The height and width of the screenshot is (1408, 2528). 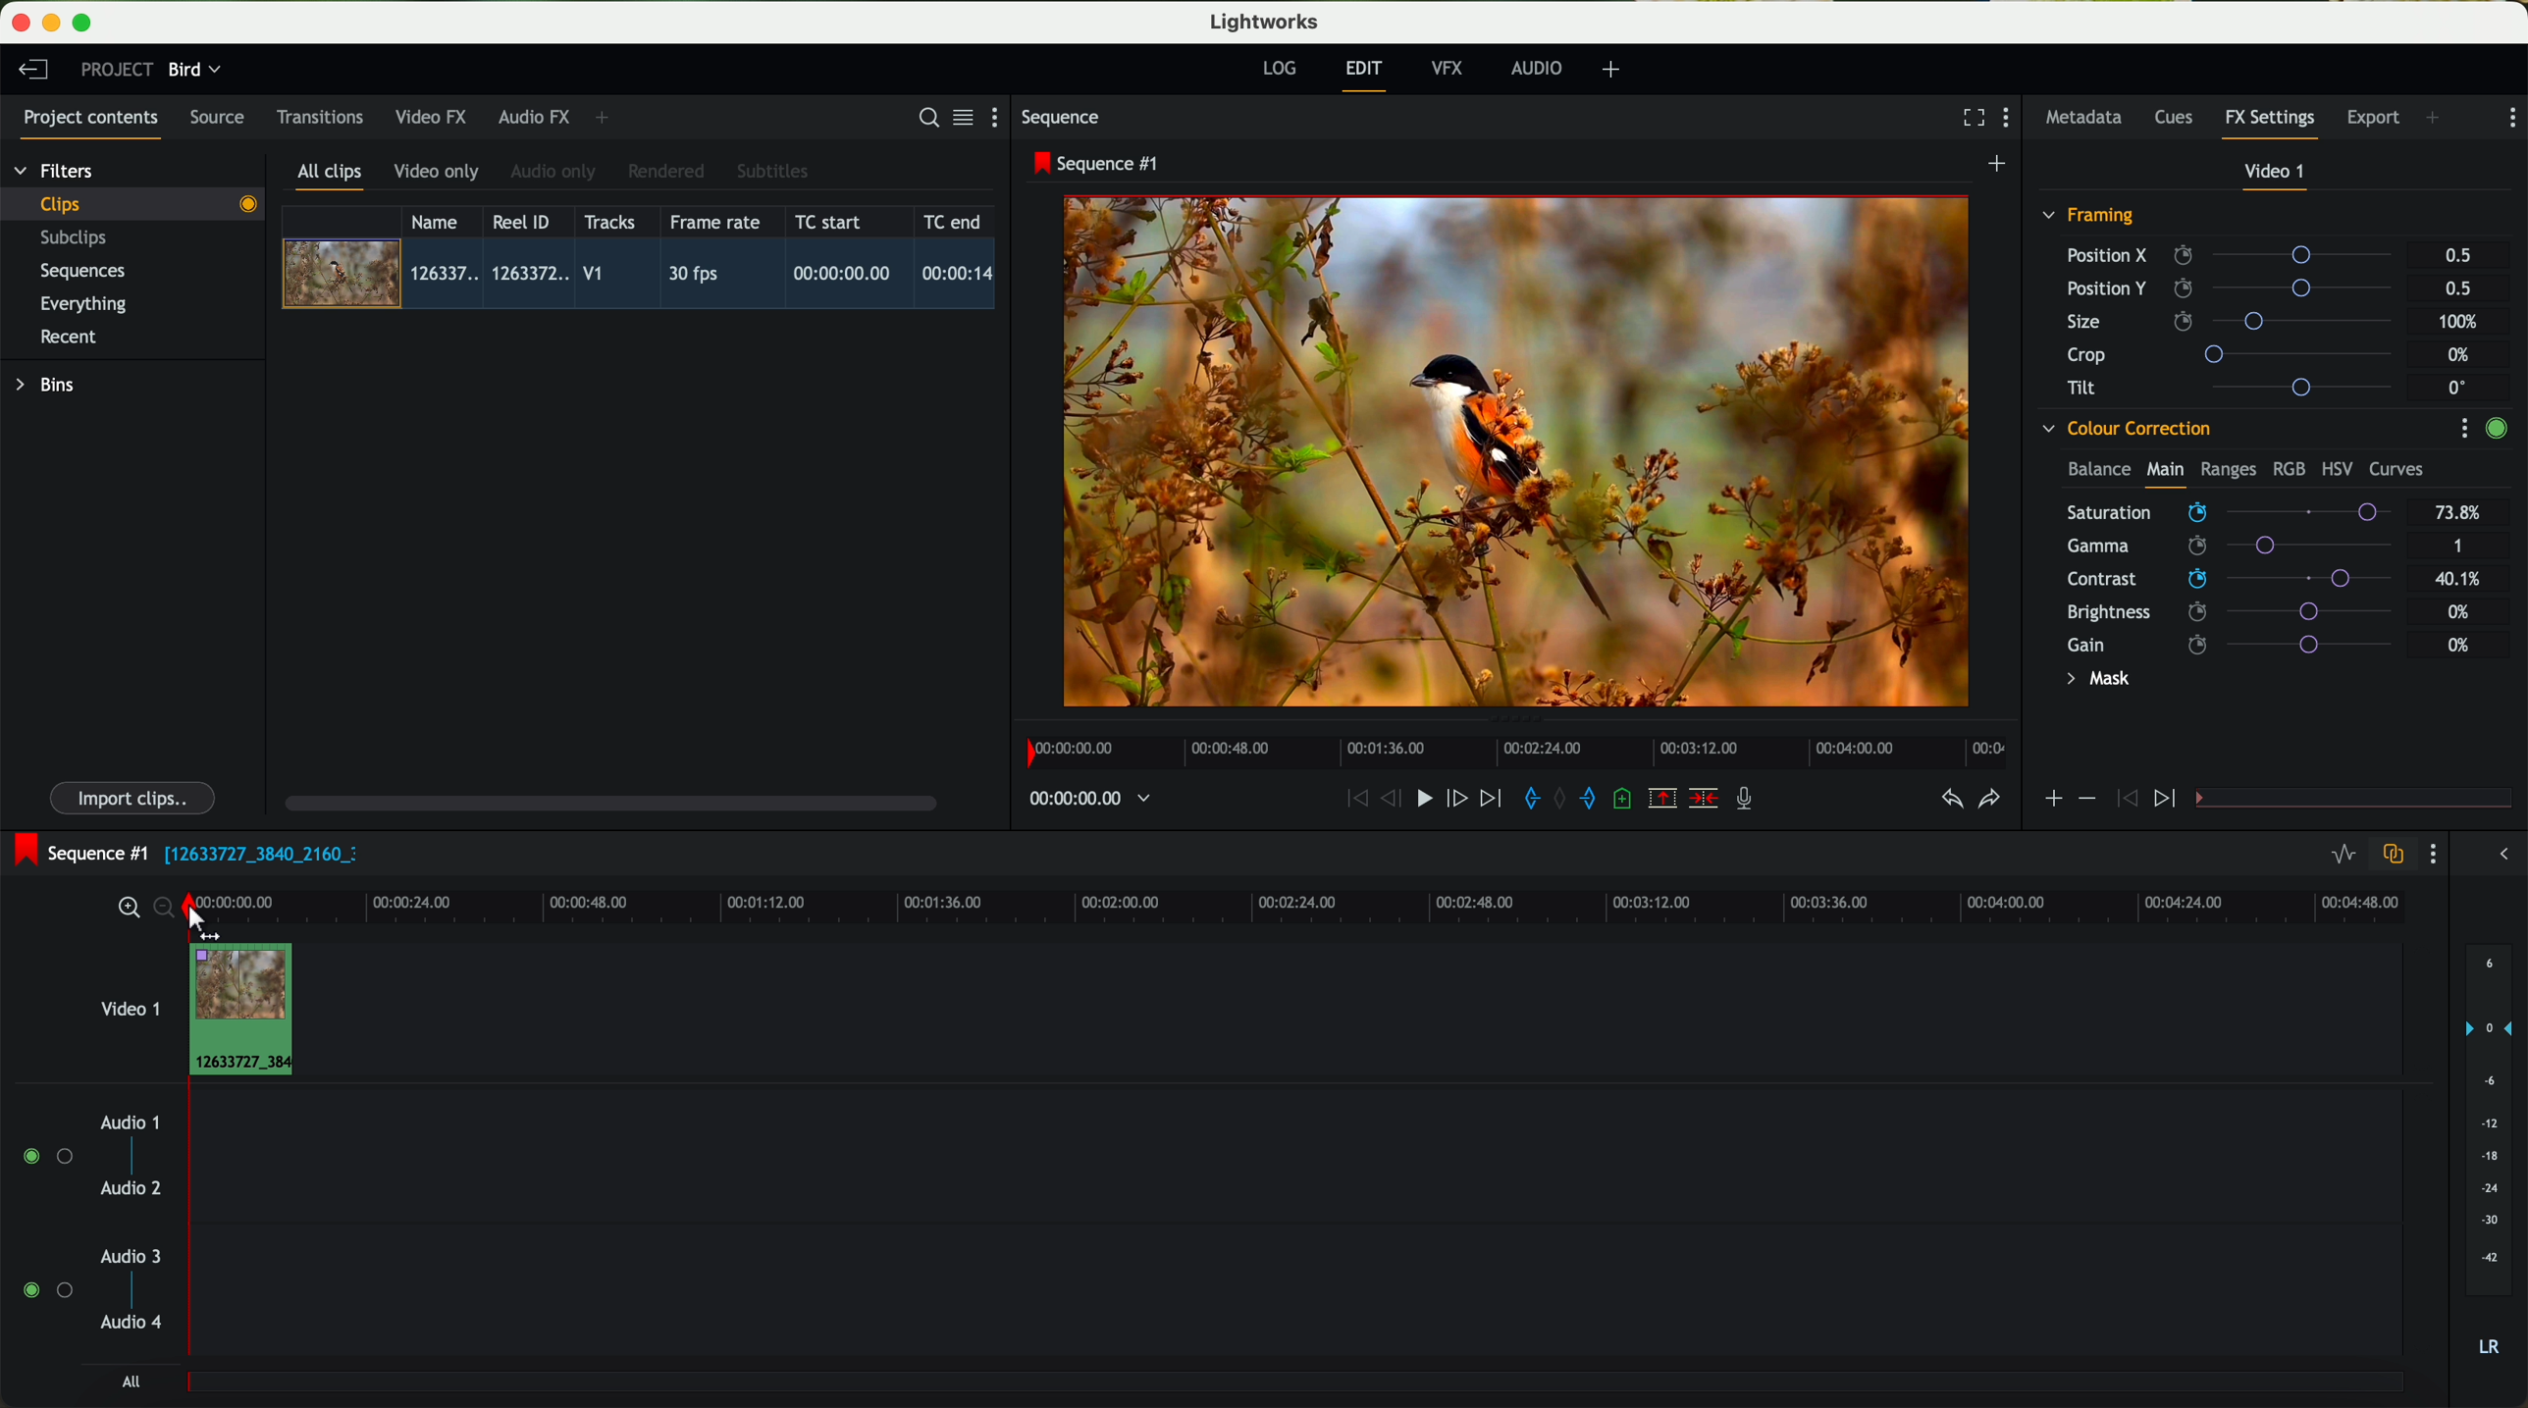 What do you see at coordinates (2498, 855) in the screenshot?
I see `show/hide the full audio mix` at bounding box center [2498, 855].